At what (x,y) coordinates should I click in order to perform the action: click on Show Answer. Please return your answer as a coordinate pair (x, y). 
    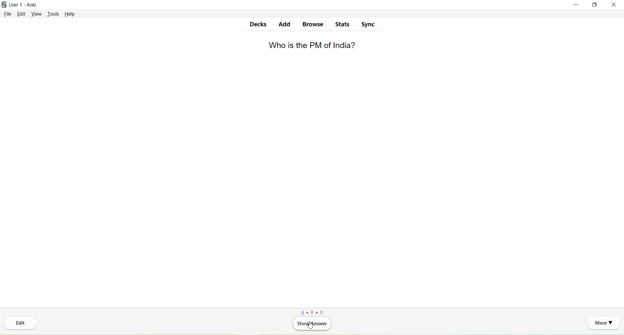
    Looking at the image, I should click on (312, 325).